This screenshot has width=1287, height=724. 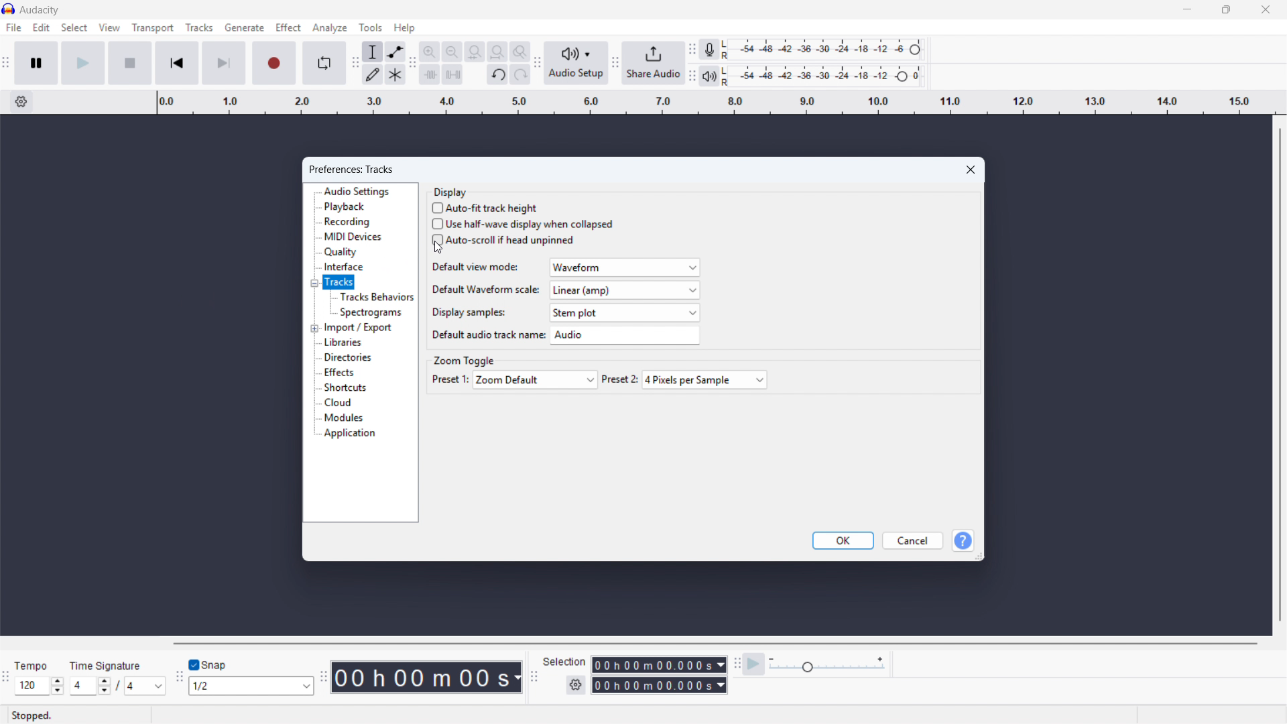 I want to click on skip to start, so click(x=177, y=62).